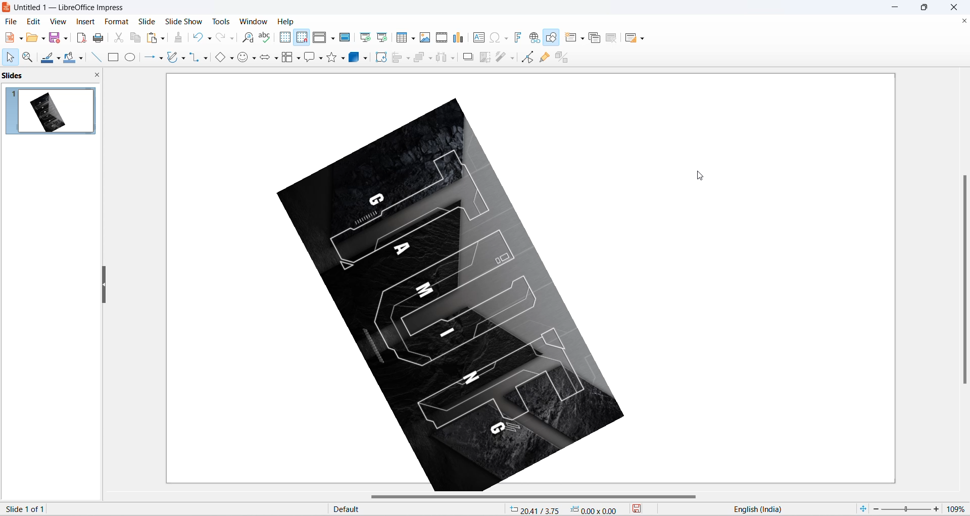 The image size is (970, 516). I want to click on align, so click(398, 58).